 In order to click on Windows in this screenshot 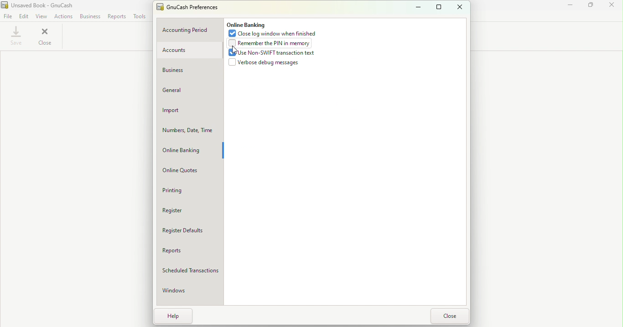, I will do `click(182, 292)`.